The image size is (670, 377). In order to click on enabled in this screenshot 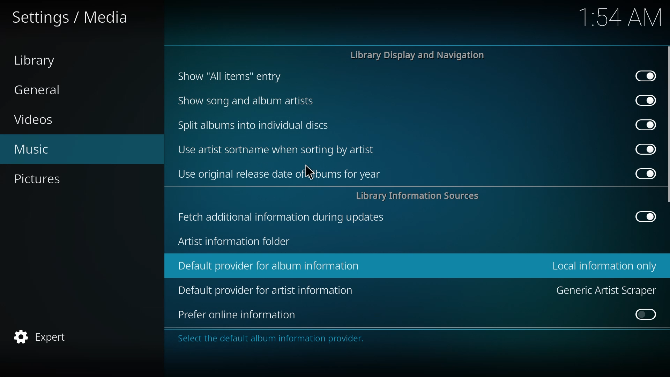, I will do `click(643, 75)`.